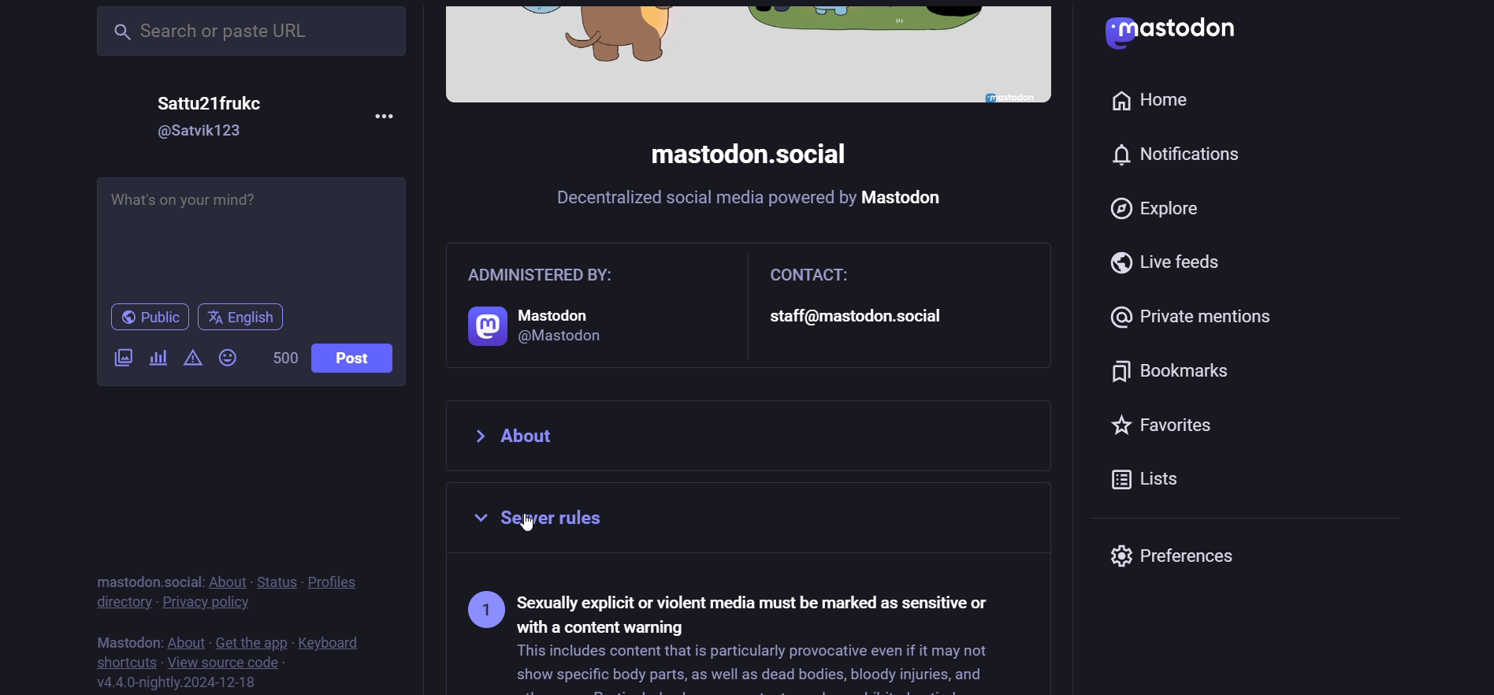 The width and height of the screenshot is (1494, 695). Describe the element at coordinates (223, 662) in the screenshot. I see `view source code` at that location.